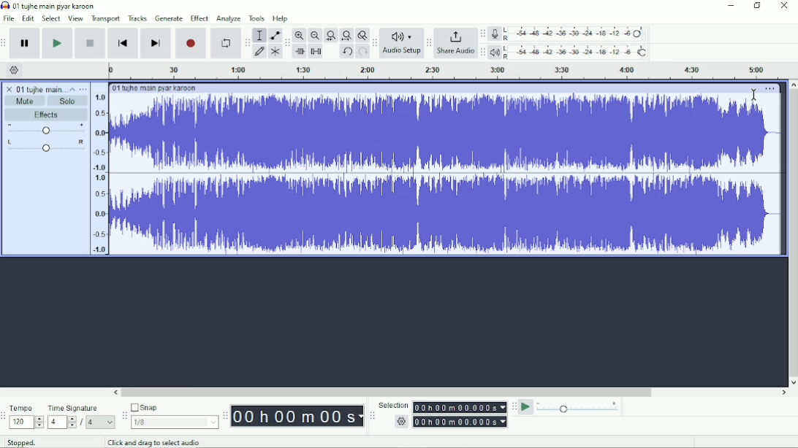  What do you see at coordinates (57, 43) in the screenshot?
I see `Play` at bounding box center [57, 43].